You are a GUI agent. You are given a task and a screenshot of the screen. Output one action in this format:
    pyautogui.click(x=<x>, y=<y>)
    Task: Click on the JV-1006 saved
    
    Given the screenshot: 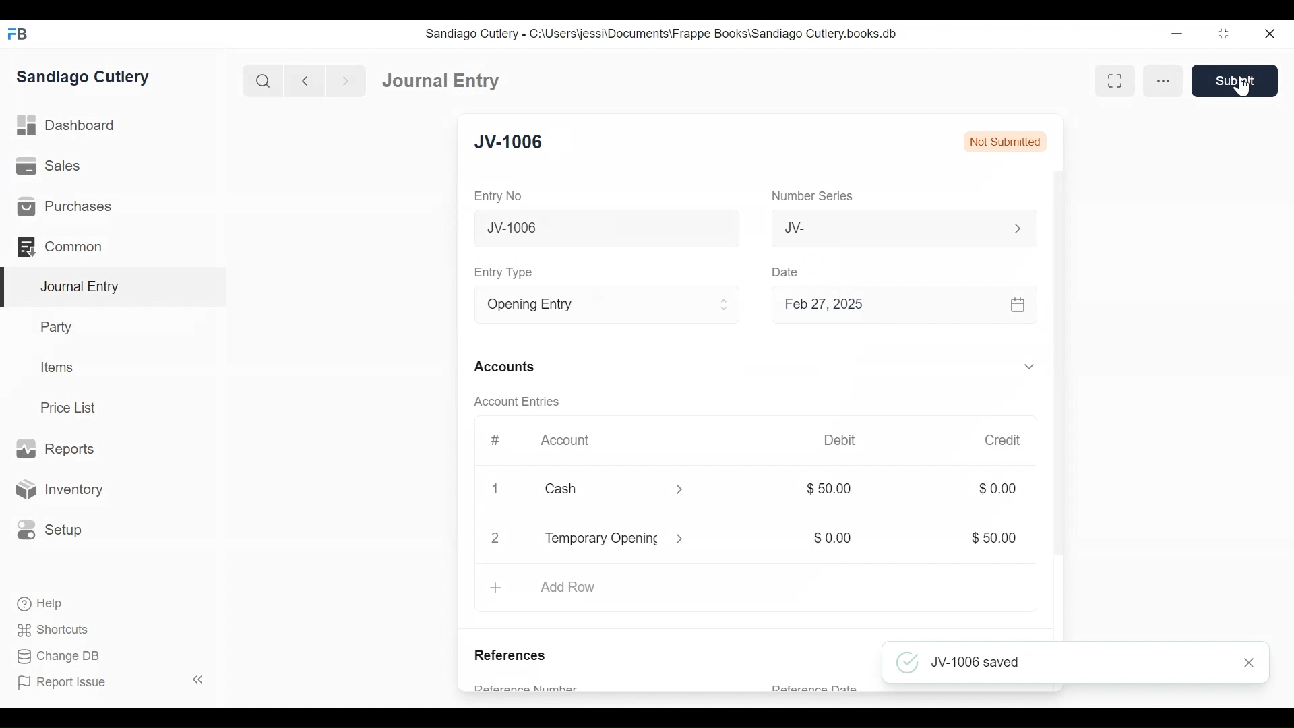 What is the action you would take?
    pyautogui.click(x=1057, y=663)
    